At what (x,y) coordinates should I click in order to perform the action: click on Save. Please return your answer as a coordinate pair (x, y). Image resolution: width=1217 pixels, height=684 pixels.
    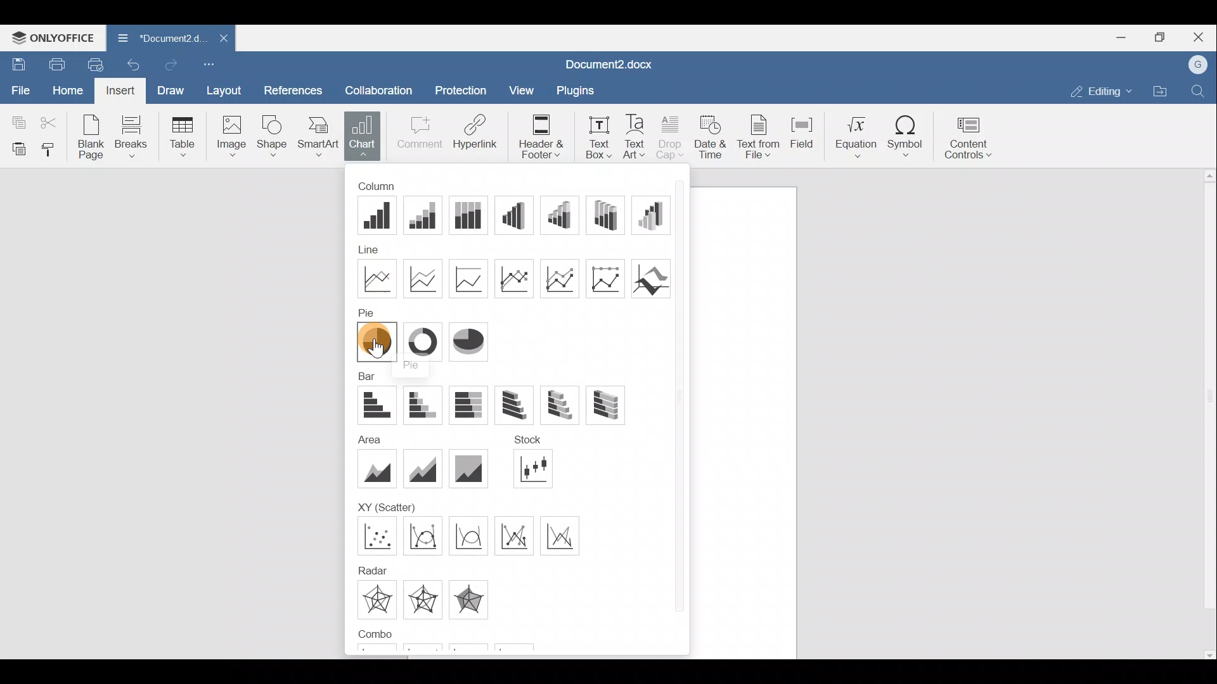
    Looking at the image, I should click on (16, 64).